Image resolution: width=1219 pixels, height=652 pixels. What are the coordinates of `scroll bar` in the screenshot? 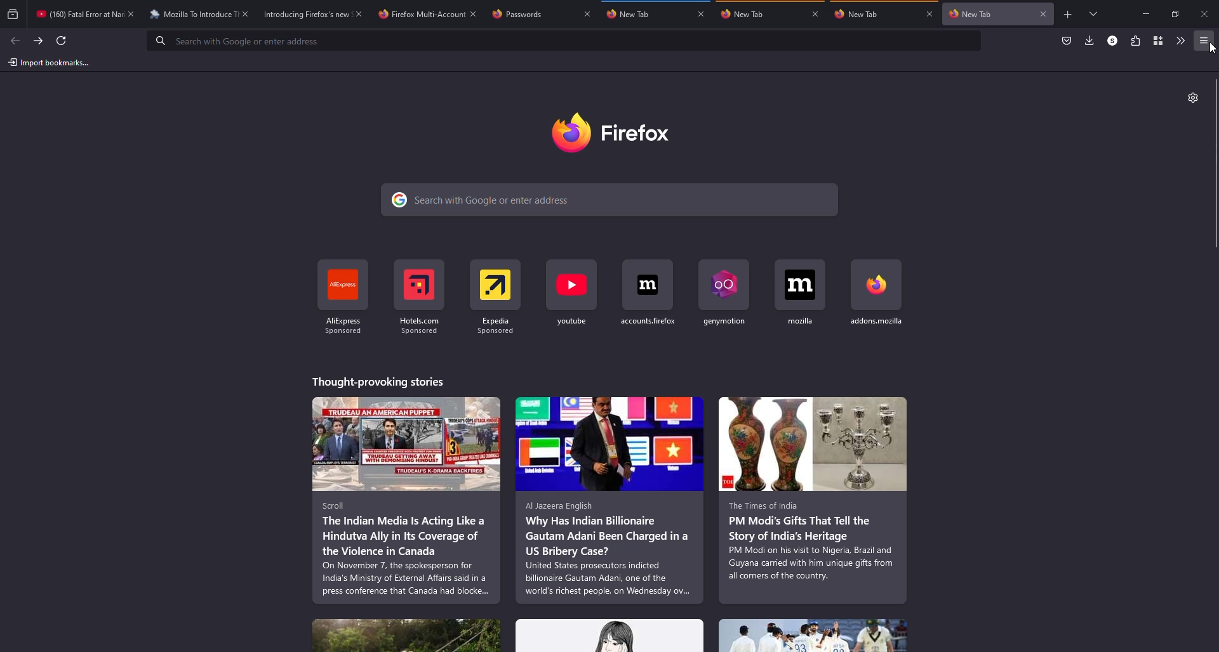 It's located at (1217, 167).